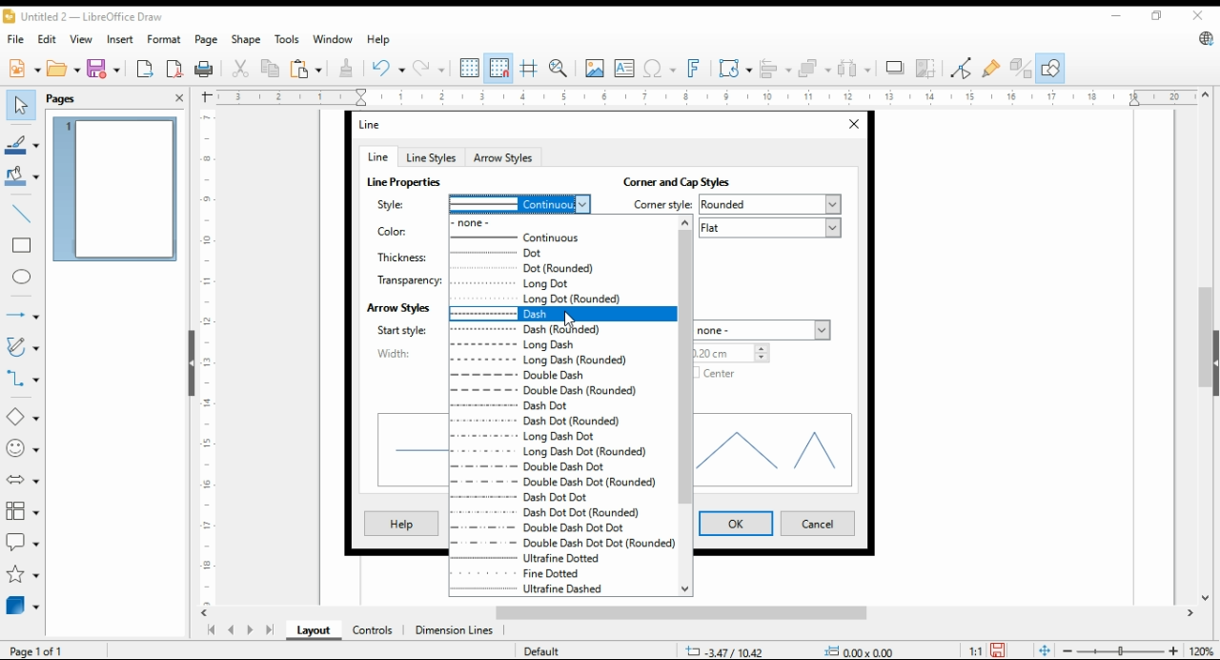 The width and height of the screenshot is (1220, 660). I want to click on stars and banners, so click(23, 574).